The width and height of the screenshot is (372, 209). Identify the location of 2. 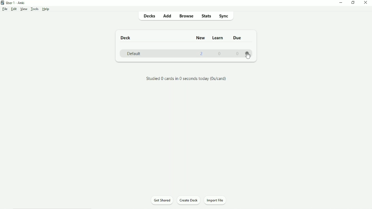
(202, 54).